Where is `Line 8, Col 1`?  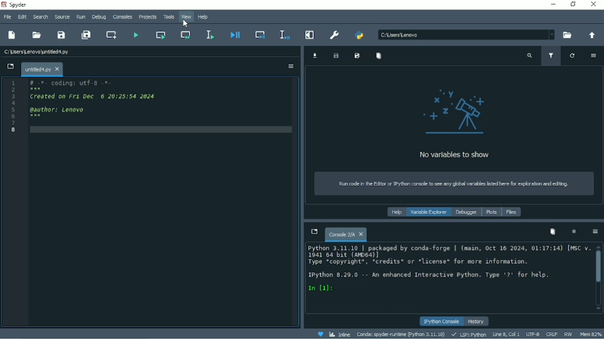 Line 8, Col 1 is located at coordinates (507, 333).